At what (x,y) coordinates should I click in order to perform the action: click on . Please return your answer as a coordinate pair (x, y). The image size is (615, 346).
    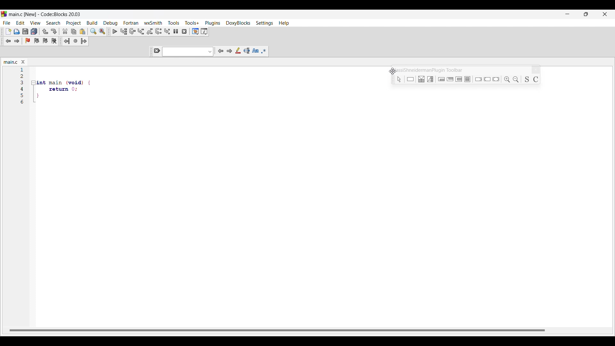
    Looking at the image, I should click on (450, 79).